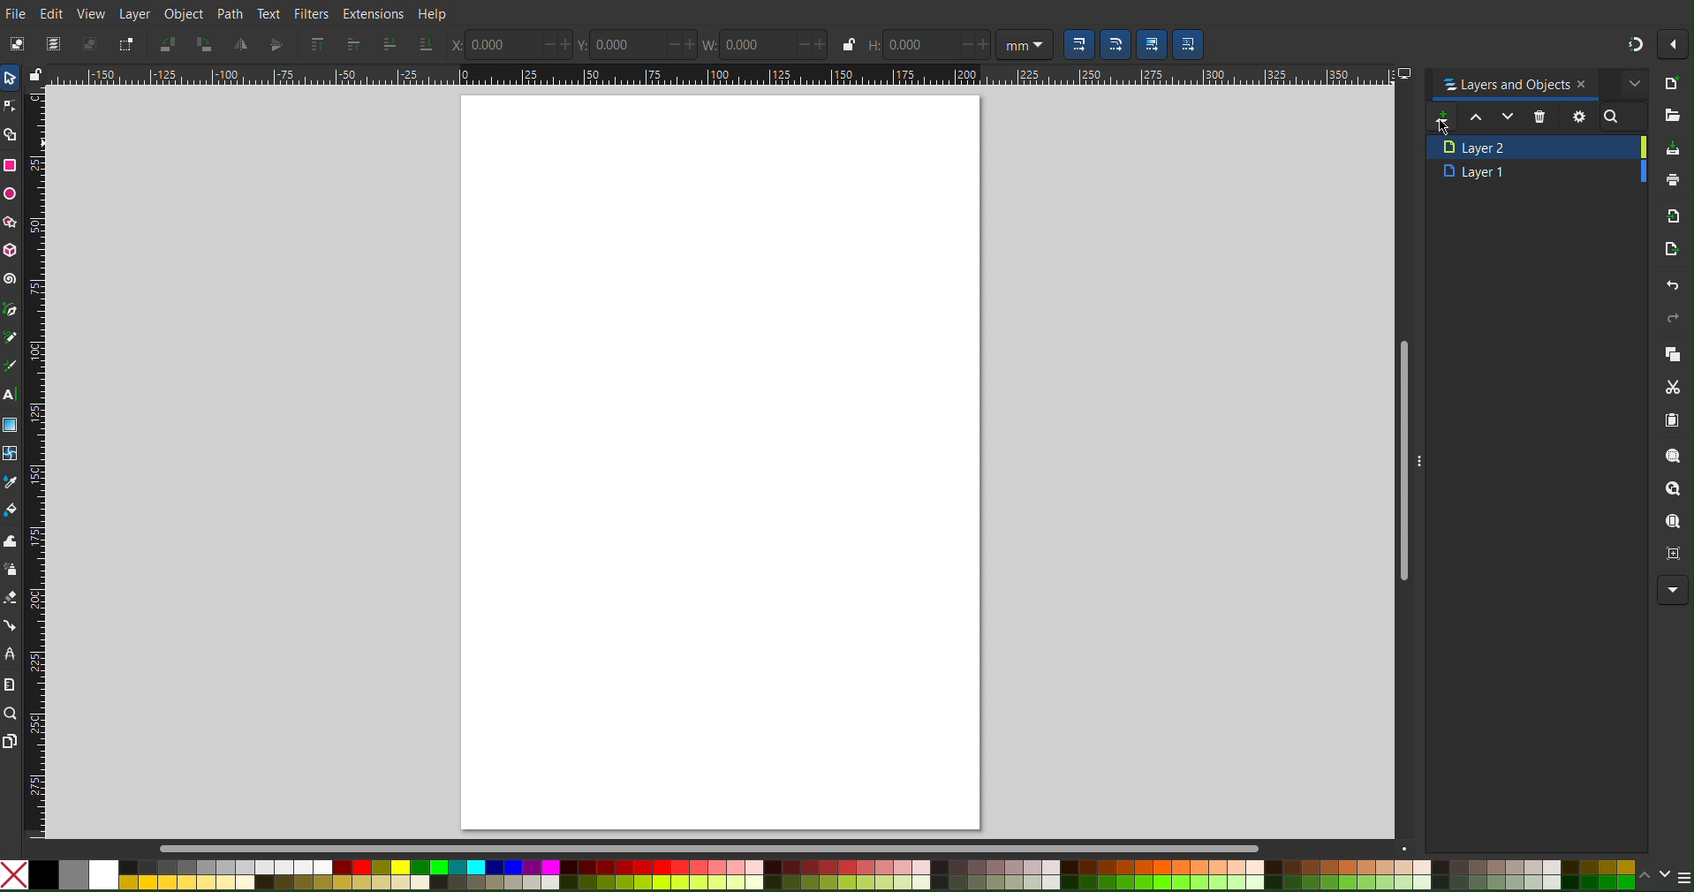 This screenshot has height=892, width=1694. Describe the element at coordinates (1622, 116) in the screenshot. I see `Search` at that location.